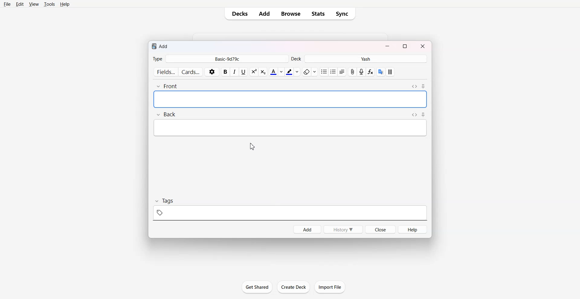  What do you see at coordinates (290, 128) in the screenshot?
I see `back input field` at bounding box center [290, 128].